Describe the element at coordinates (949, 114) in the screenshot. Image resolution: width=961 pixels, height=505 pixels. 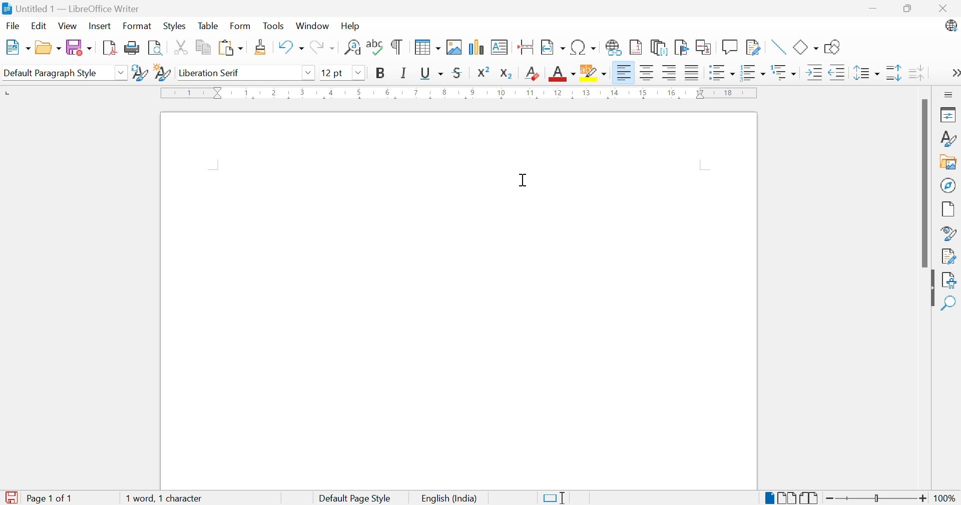
I see `Properties` at that location.